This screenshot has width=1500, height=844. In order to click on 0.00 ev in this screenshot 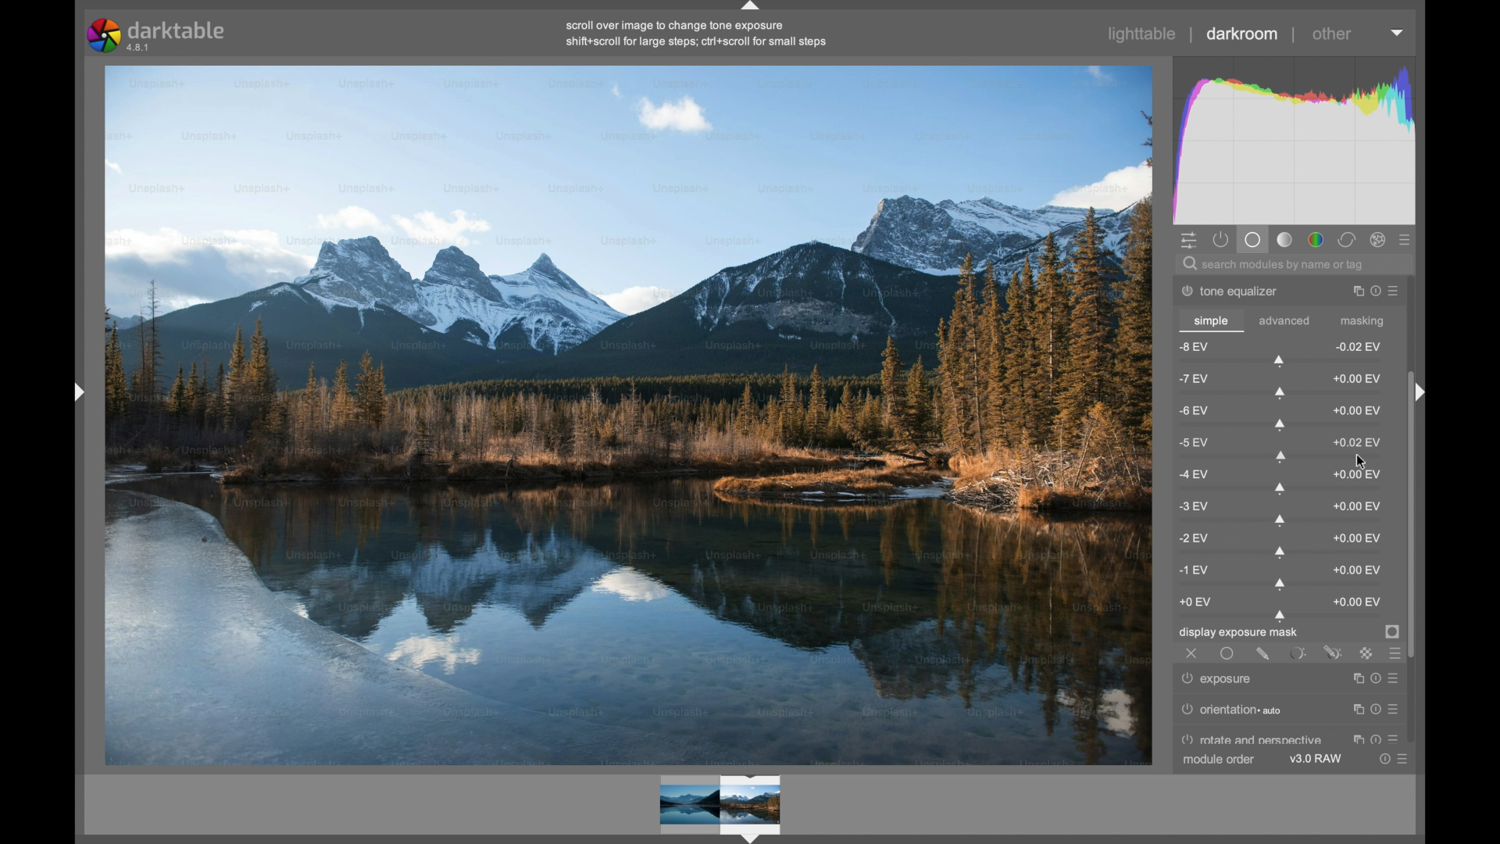, I will do `click(1357, 476)`.